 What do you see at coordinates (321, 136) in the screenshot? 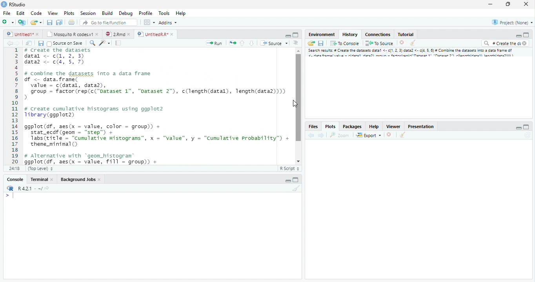
I see `Next` at bounding box center [321, 136].